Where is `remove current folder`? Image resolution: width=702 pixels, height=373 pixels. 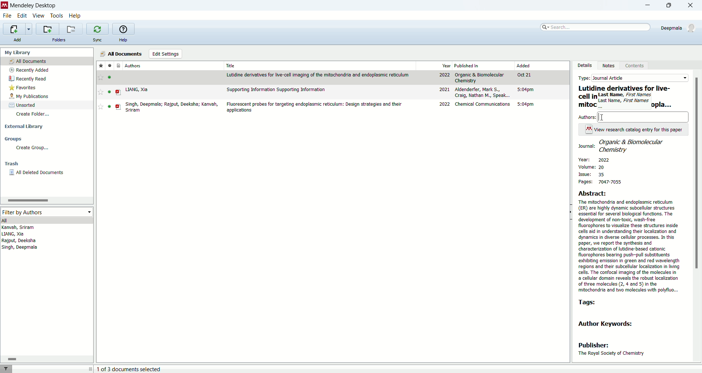
remove current folder is located at coordinates (72, 29).